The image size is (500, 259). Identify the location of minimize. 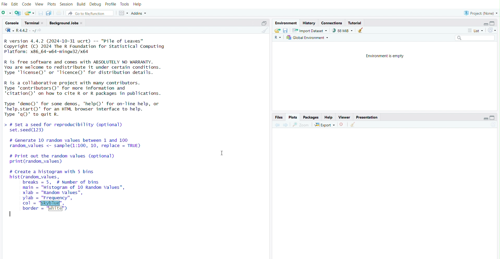
(483, 23).